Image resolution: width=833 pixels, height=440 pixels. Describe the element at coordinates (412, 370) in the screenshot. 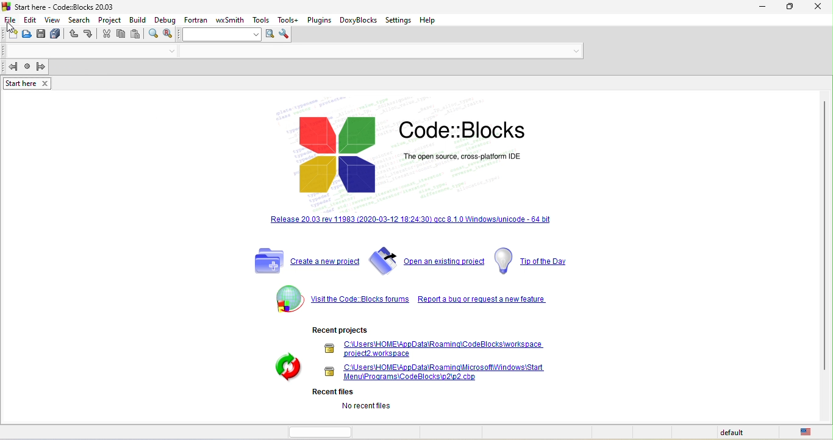

I see `Recent projects C:\Users\HOME\AppDataRoamingCodeBlocks\workspaceproject2.workspace C:\Users\HOMEWpIDataRoamingMicrosoftWindows StartMenuPrograms\CodeBlocks\p2ip2.cop Recent files. No recent files.` at that location.